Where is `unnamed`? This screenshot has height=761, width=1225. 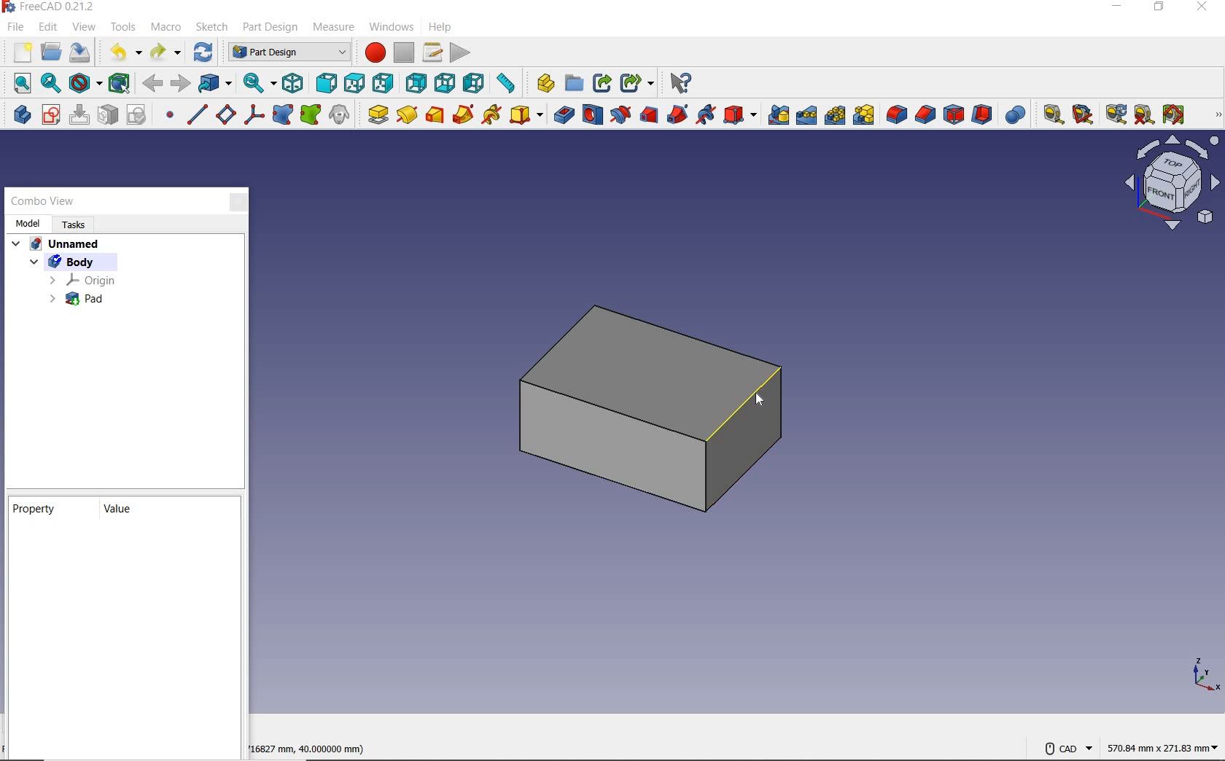
unnamed is located at coordinates (56, 246).